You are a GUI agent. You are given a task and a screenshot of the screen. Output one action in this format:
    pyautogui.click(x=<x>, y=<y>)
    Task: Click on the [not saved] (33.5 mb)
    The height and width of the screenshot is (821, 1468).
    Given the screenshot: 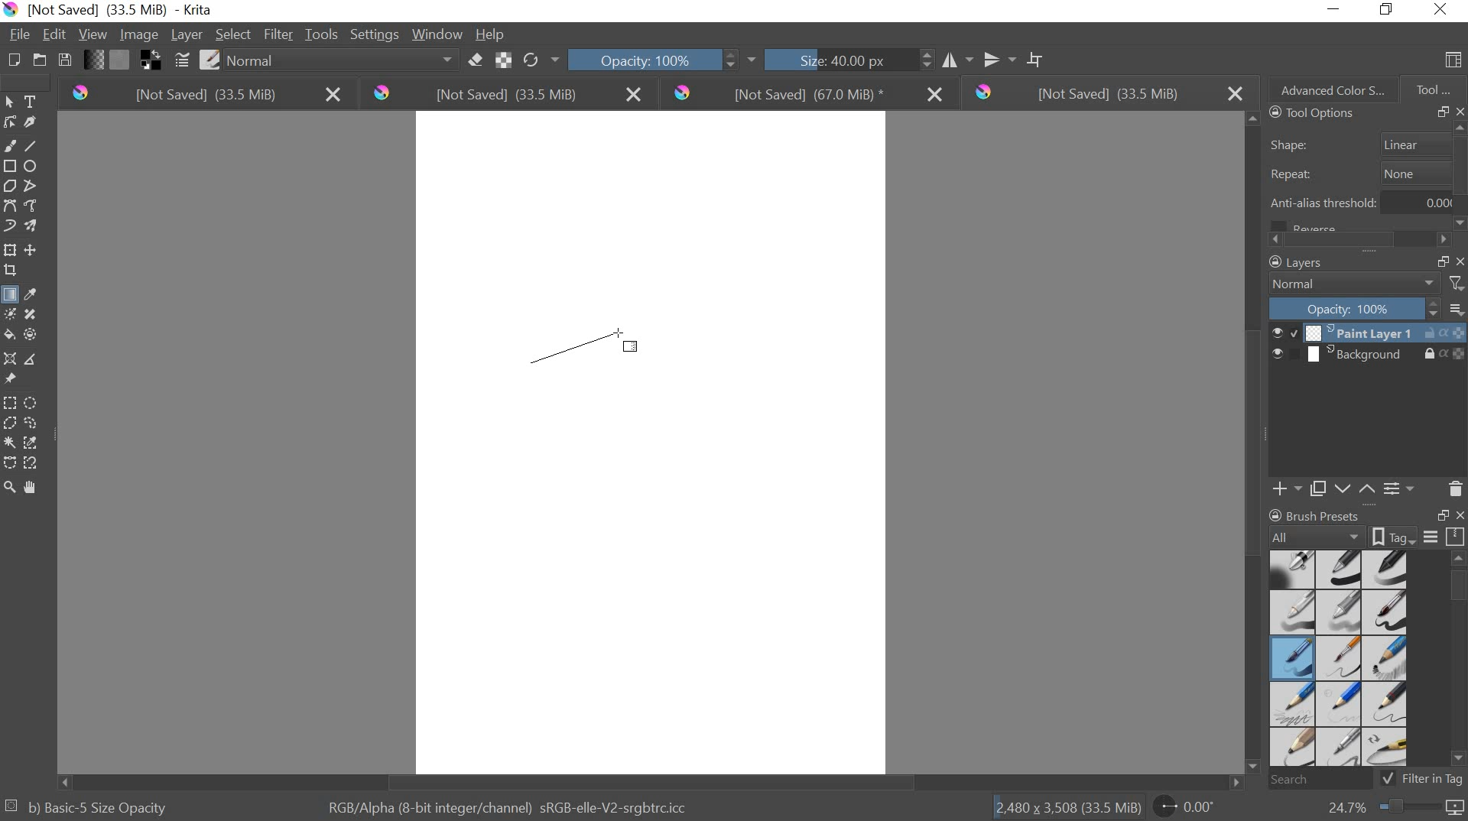 What is the action you would take?
    pyautogui.click(x=1105, y=93)
    